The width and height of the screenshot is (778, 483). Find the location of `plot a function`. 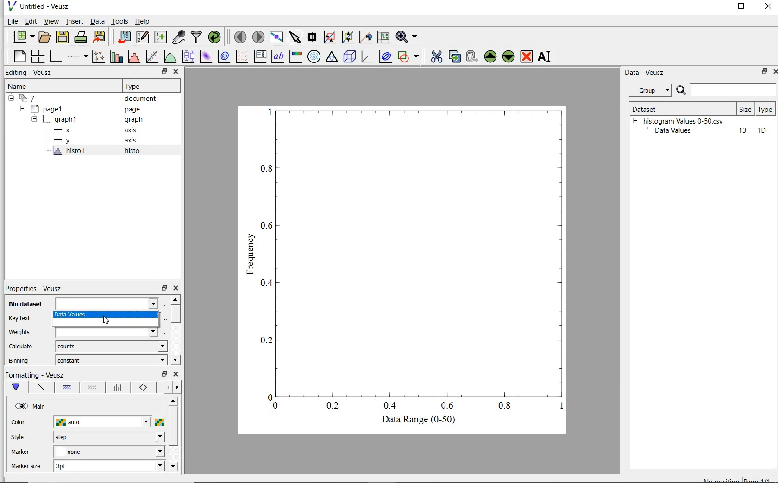

plot a function is located at coordinates (169, 56).